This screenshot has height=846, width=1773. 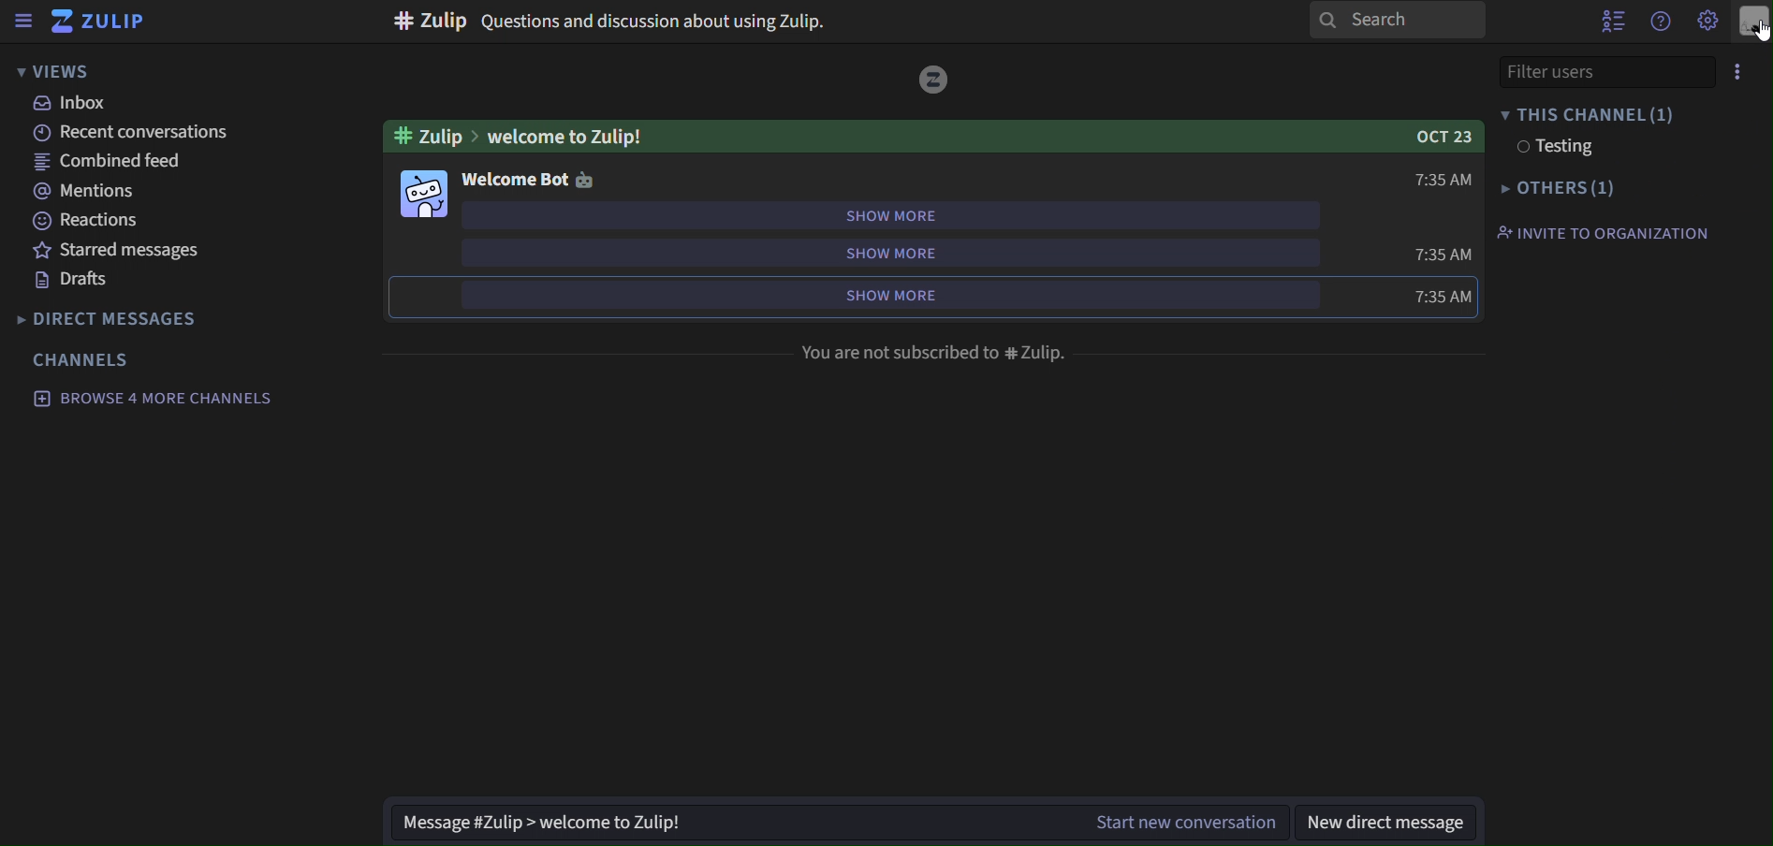 What do you see at coordinates (1192, 822) in the screenshot?
I see `start new conversation` at bounding box center [1192, 822].